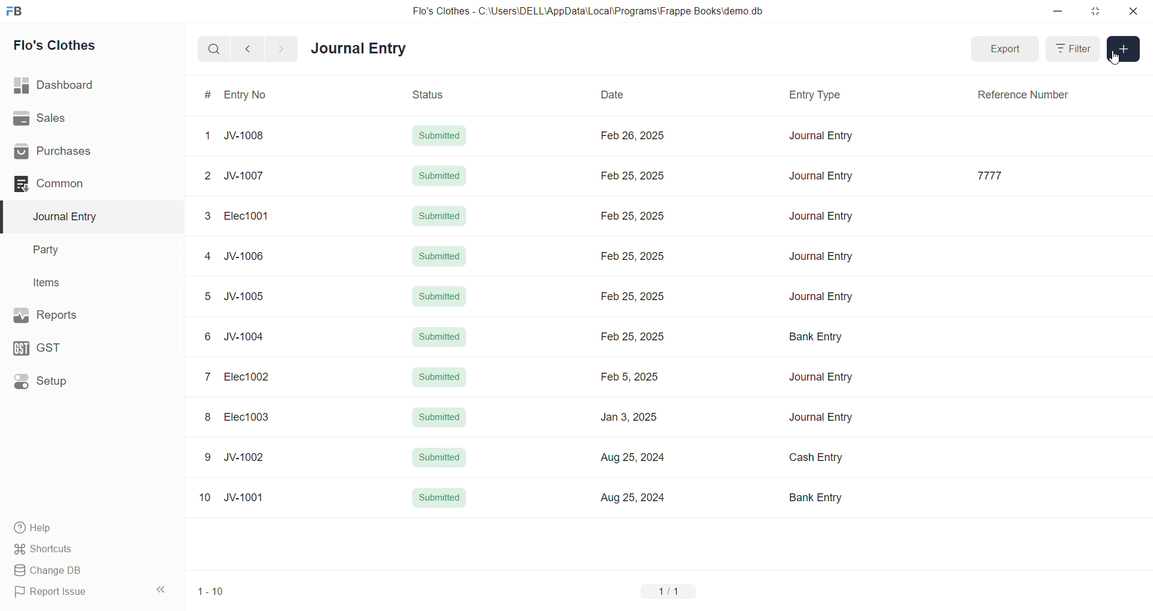 Image resolution: width=1153 pixels, height=611 pixels. Describe the element at coordinates (1123, 49) in the screenshot. I see `add` at that location.